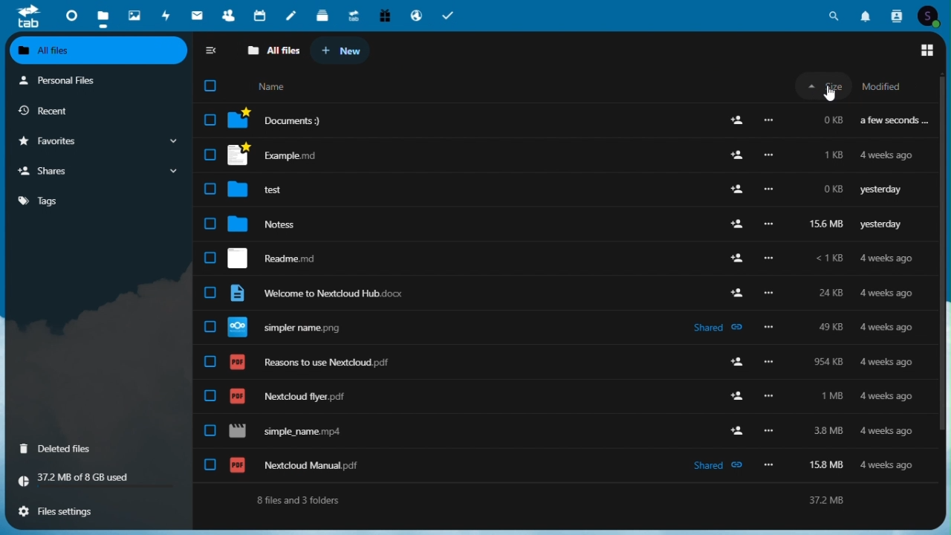 Image resolution: width=951 pixels, height=535 pixels. I want to click on Nextcloud flyer pif, so click(559, 262).